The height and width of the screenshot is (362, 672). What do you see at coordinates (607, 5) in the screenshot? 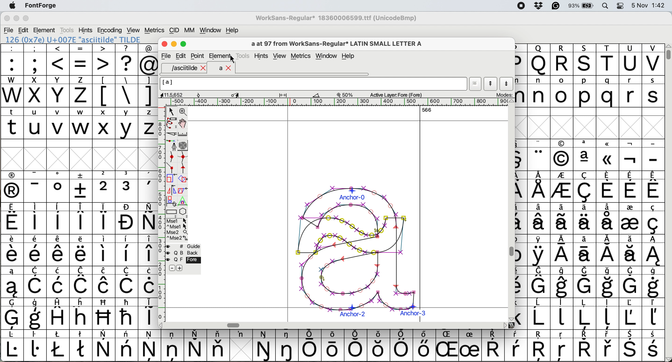
I see `spotlight search` at bounding box center [607, 5].